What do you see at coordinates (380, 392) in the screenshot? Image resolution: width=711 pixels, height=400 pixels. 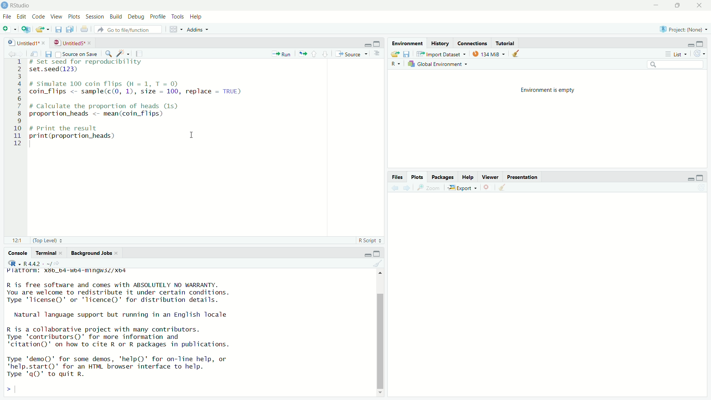 I see `move down` at bounding box center [380, 392].